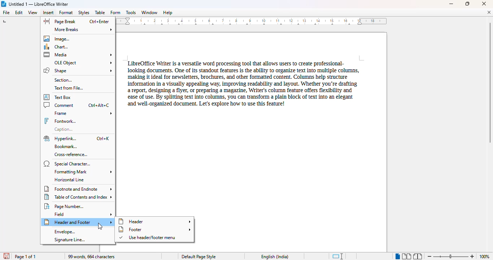 Image resolution: width=493 pixels, height=260 pixels. What do you see at coordinates (83, 30) in the screenshot?
I see `more breaks` at bounding box center [83, 30].